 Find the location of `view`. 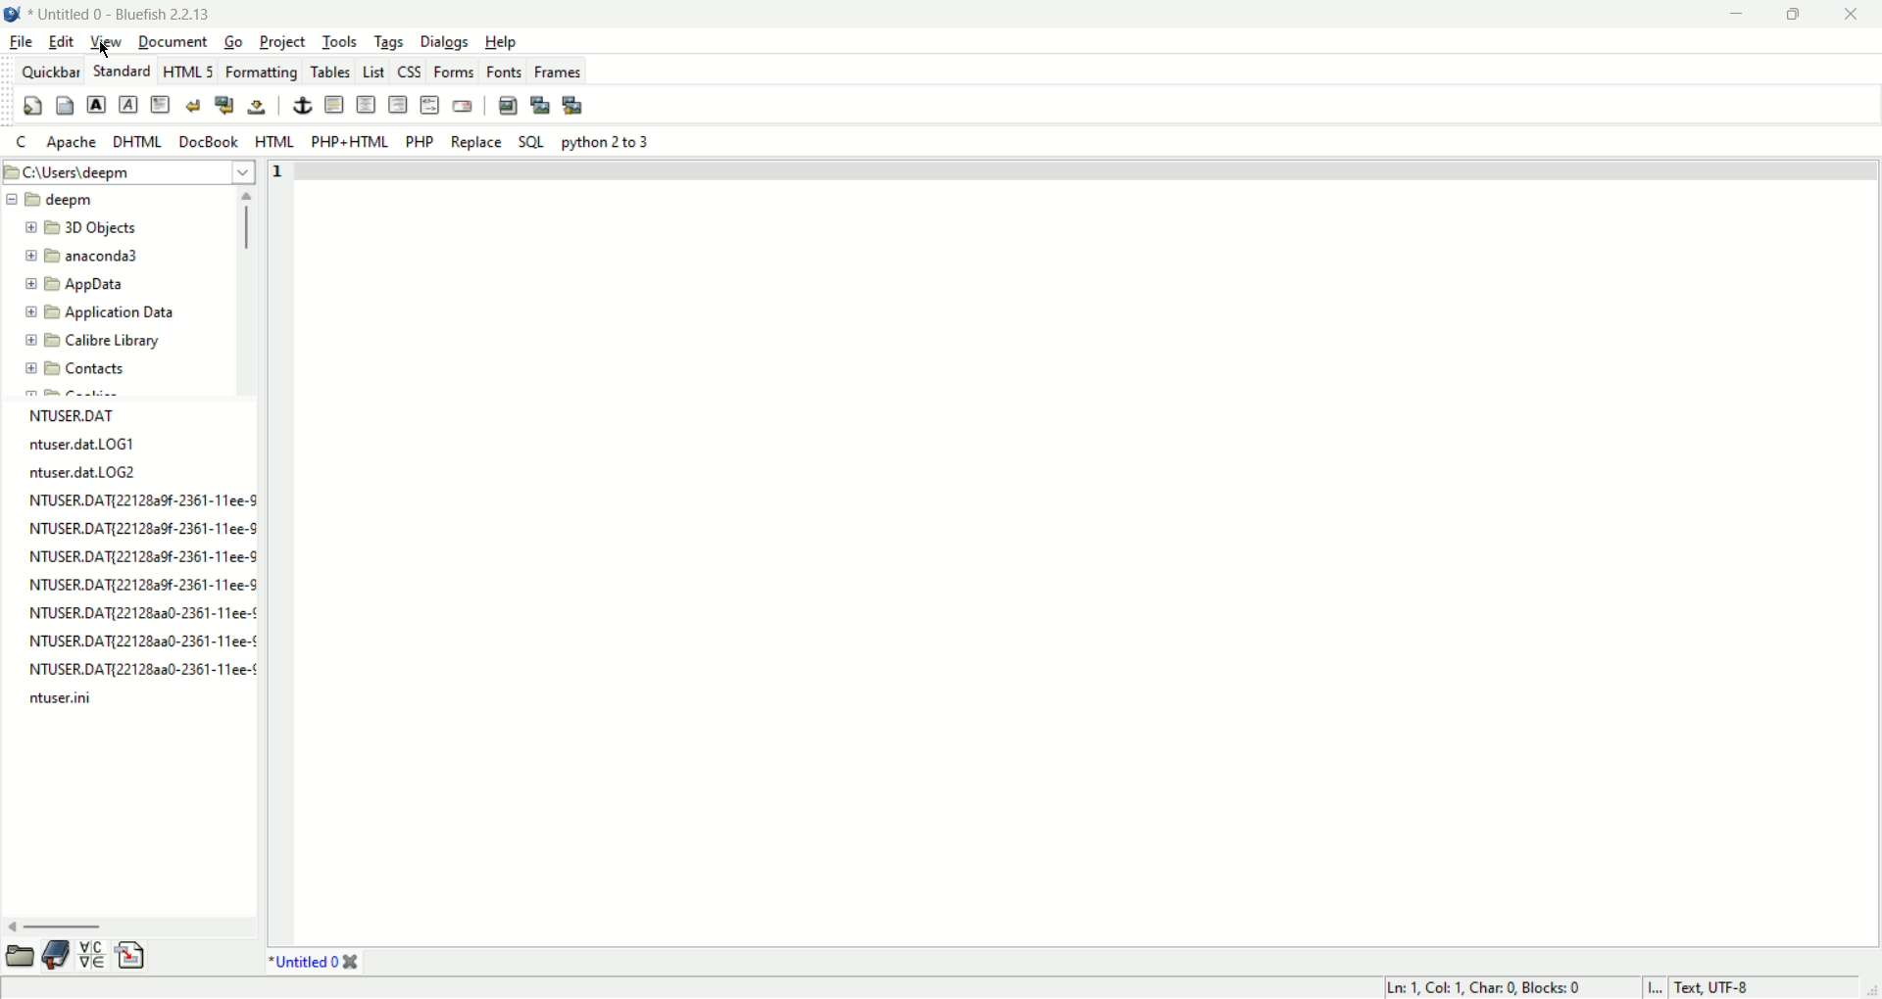

view is located at coordinates (107, 41).